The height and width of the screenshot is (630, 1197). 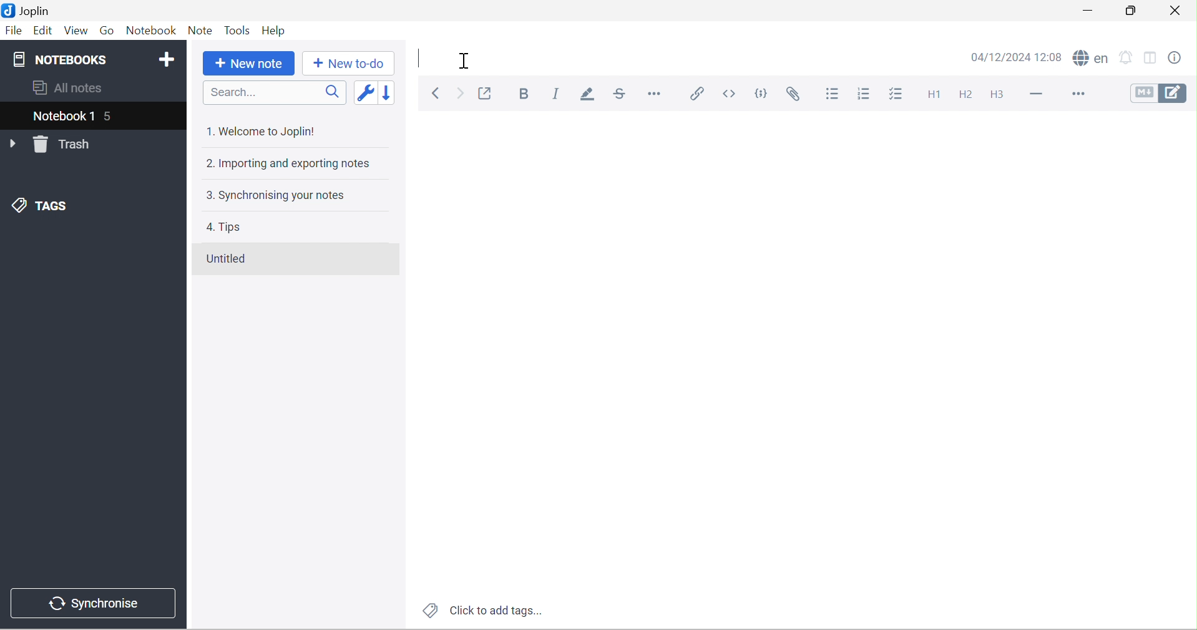 What do you see at coordinates (1134, 11) in the screenshot?
I see `Restore Down` at bounding box center [1134, 11].